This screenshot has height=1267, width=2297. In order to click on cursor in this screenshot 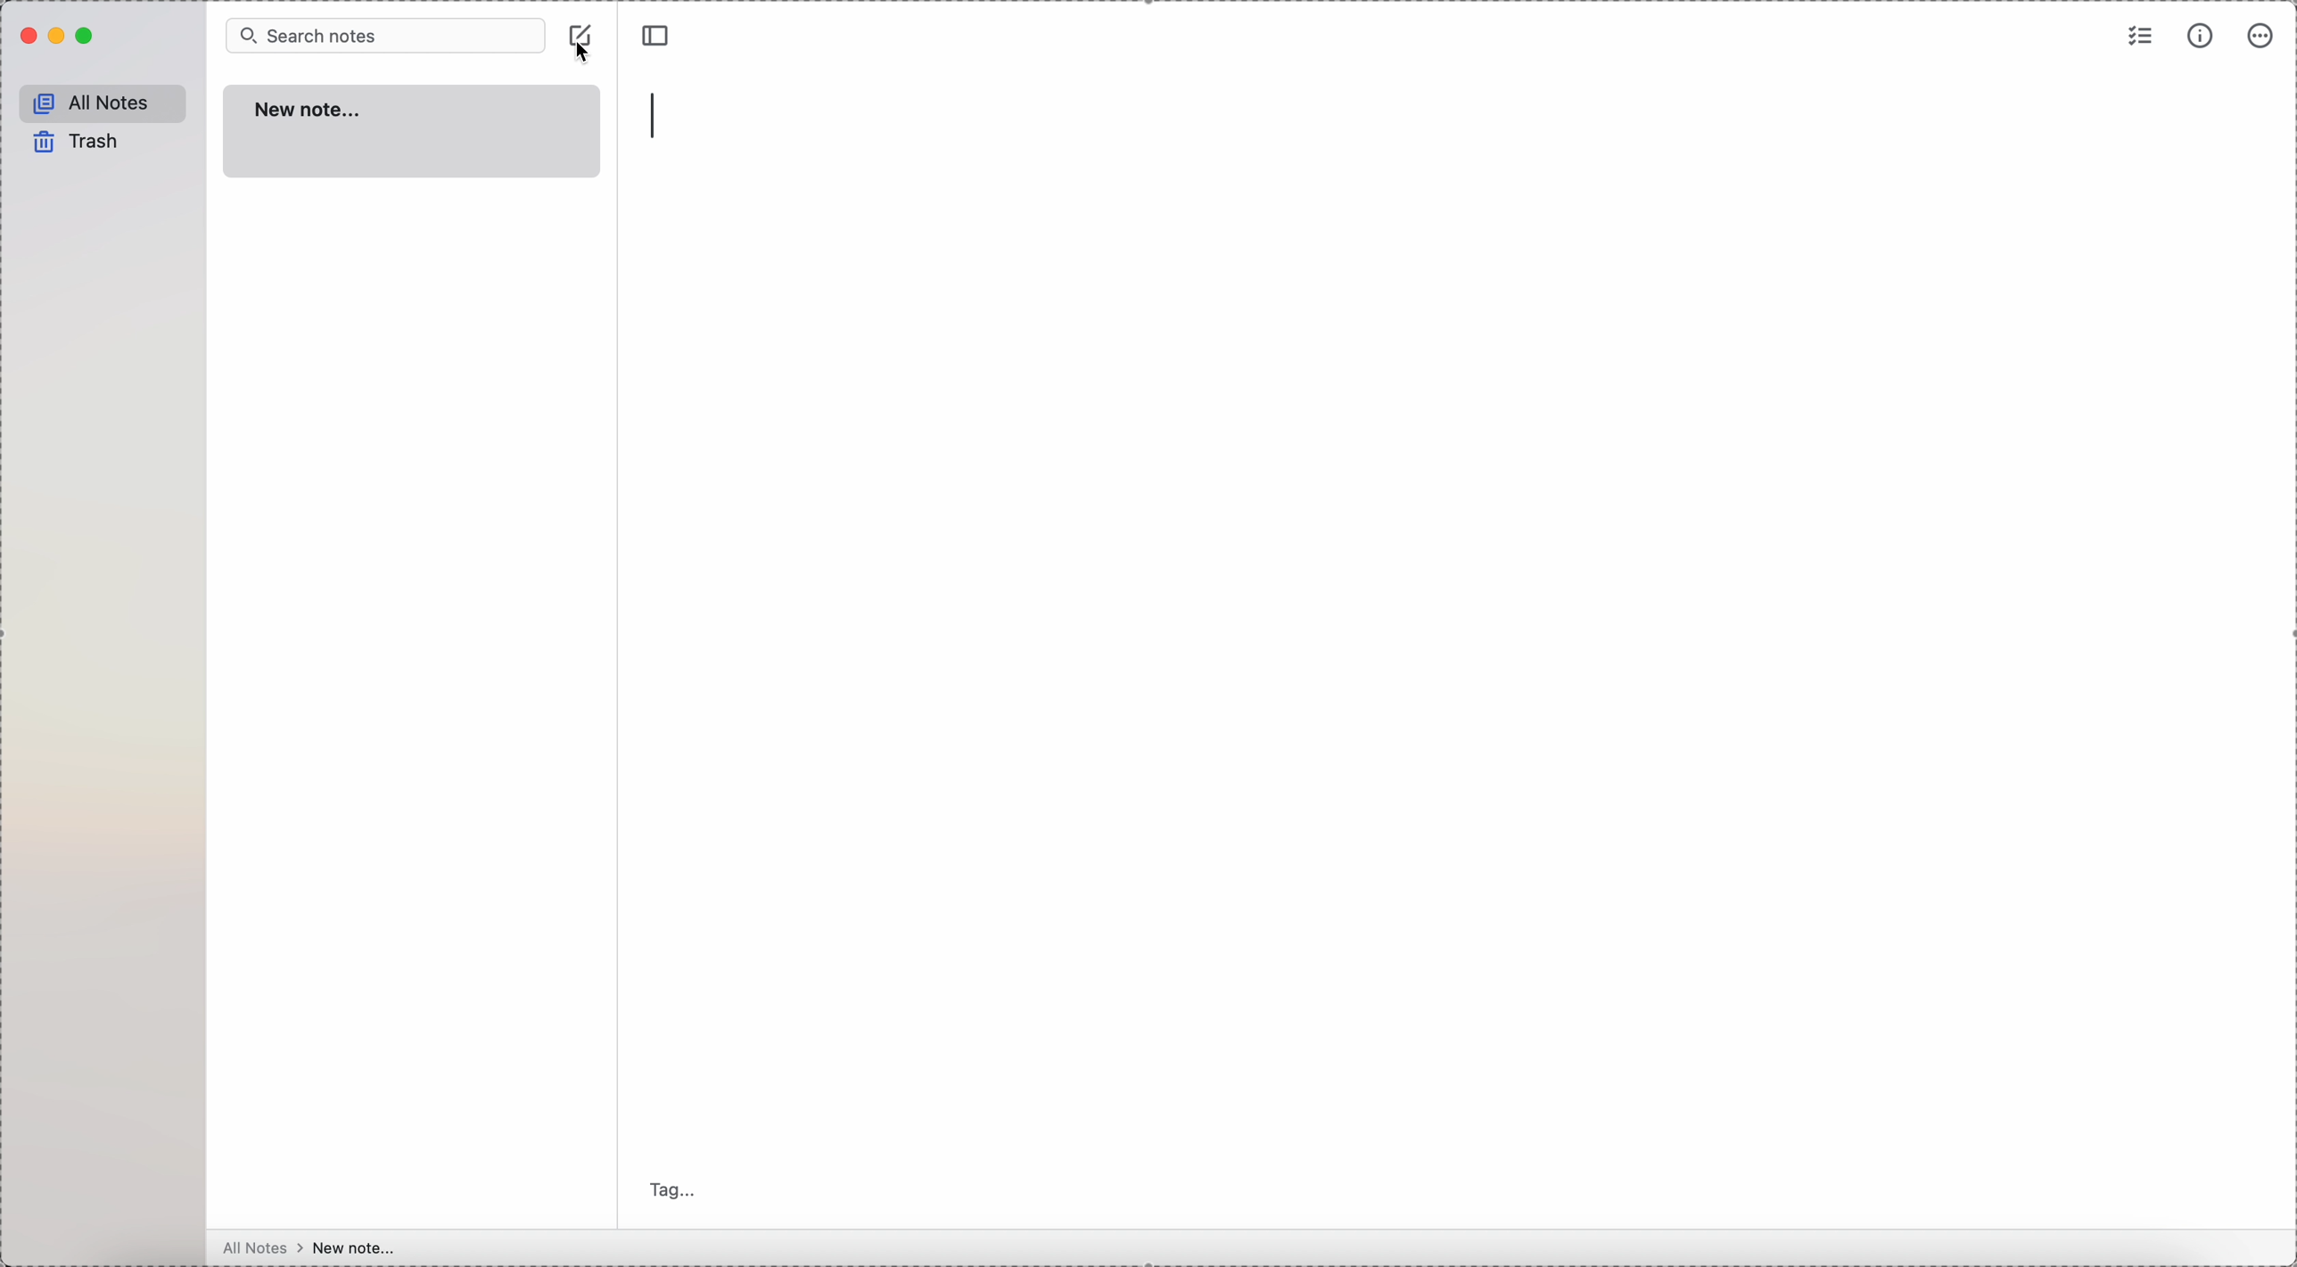, I will do `click(586, 55)`.